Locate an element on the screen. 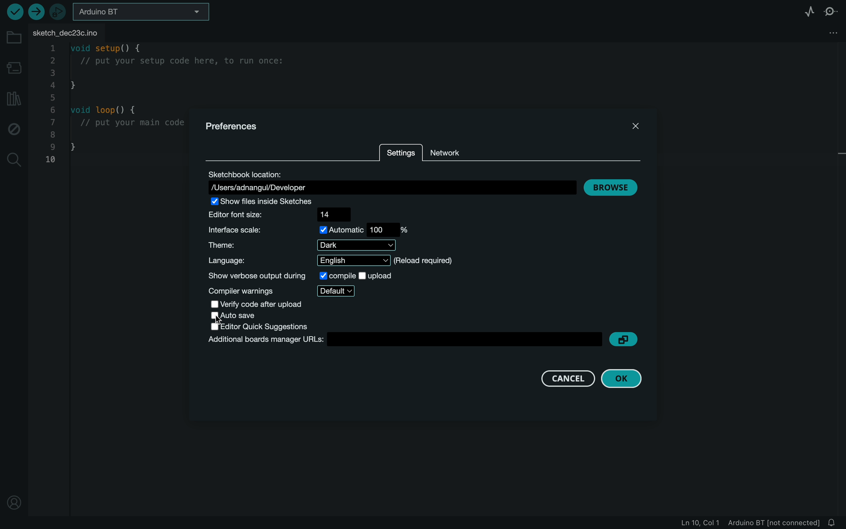 The height and width of the screenshot is (529, 846). board manger is located at coordinates (403, 341).